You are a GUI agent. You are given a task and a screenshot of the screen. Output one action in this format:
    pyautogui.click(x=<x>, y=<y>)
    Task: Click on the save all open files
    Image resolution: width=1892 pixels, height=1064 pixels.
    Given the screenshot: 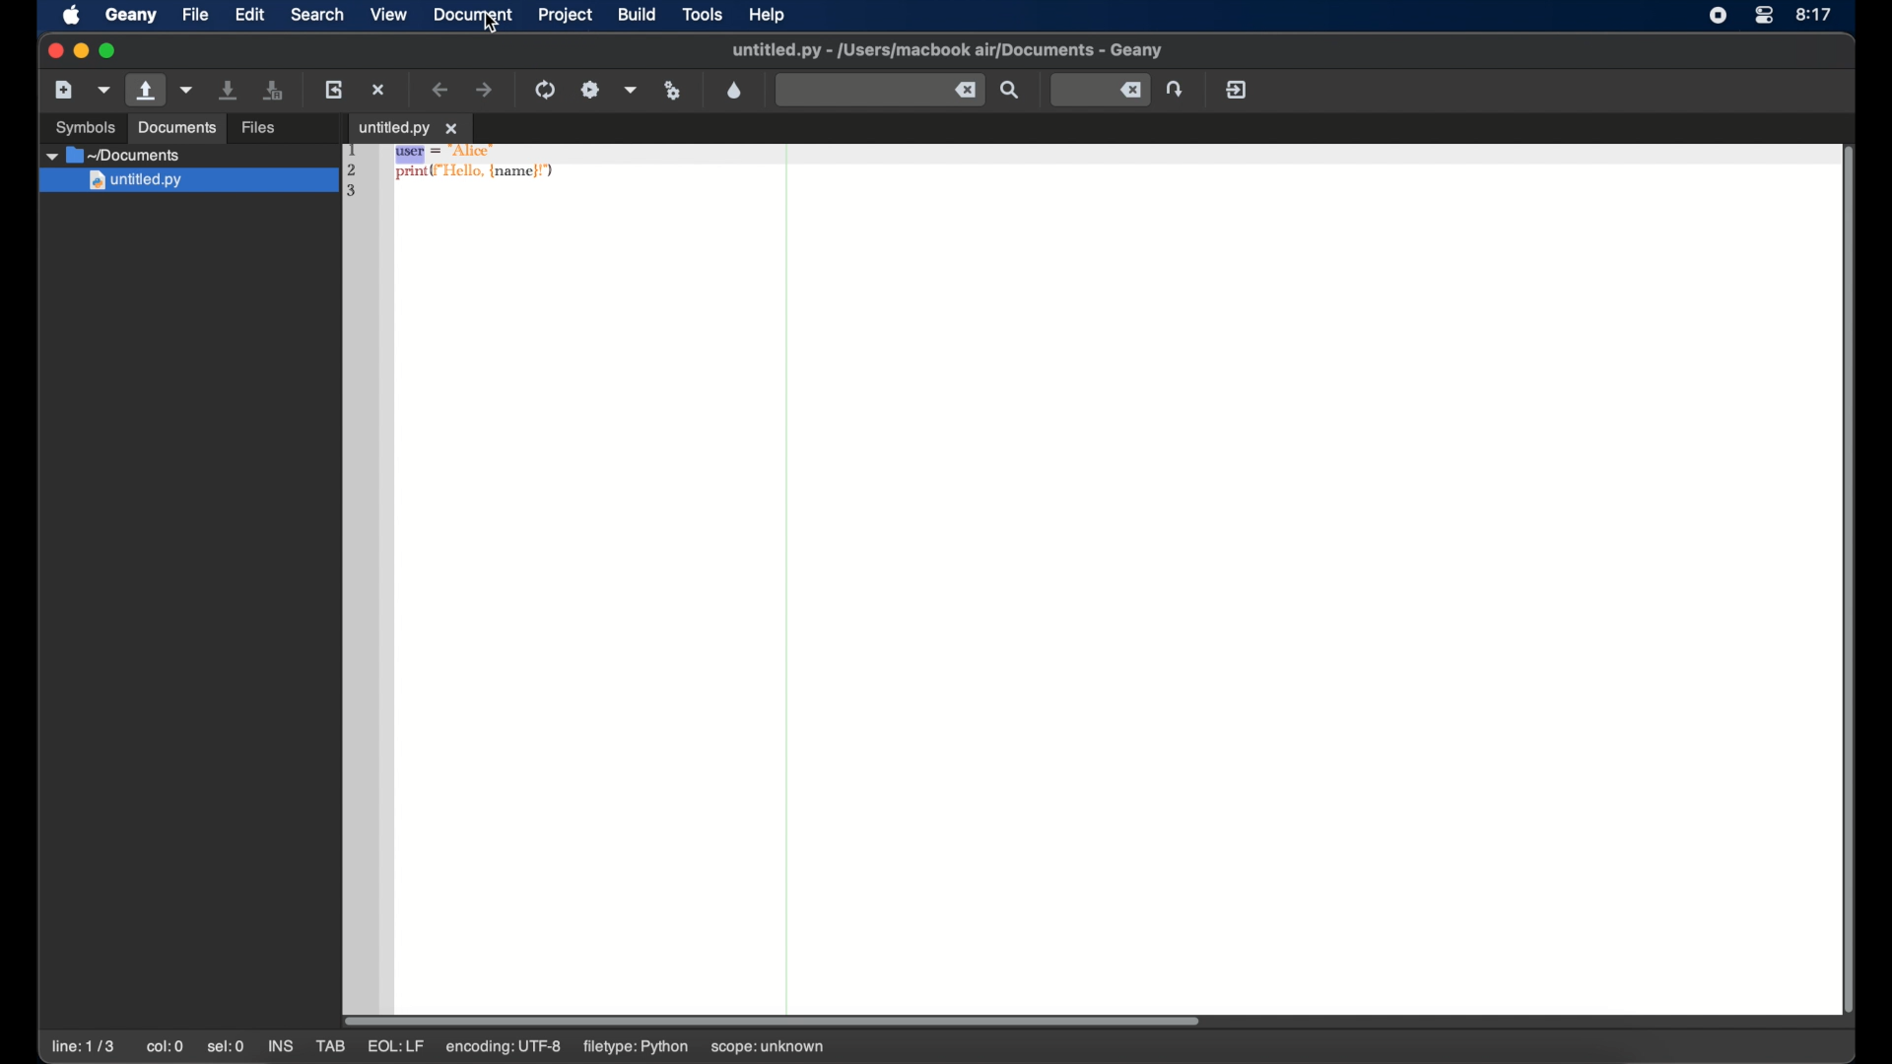 What is the action you would take?
    pyautogui.click(x=273, y=90)
    